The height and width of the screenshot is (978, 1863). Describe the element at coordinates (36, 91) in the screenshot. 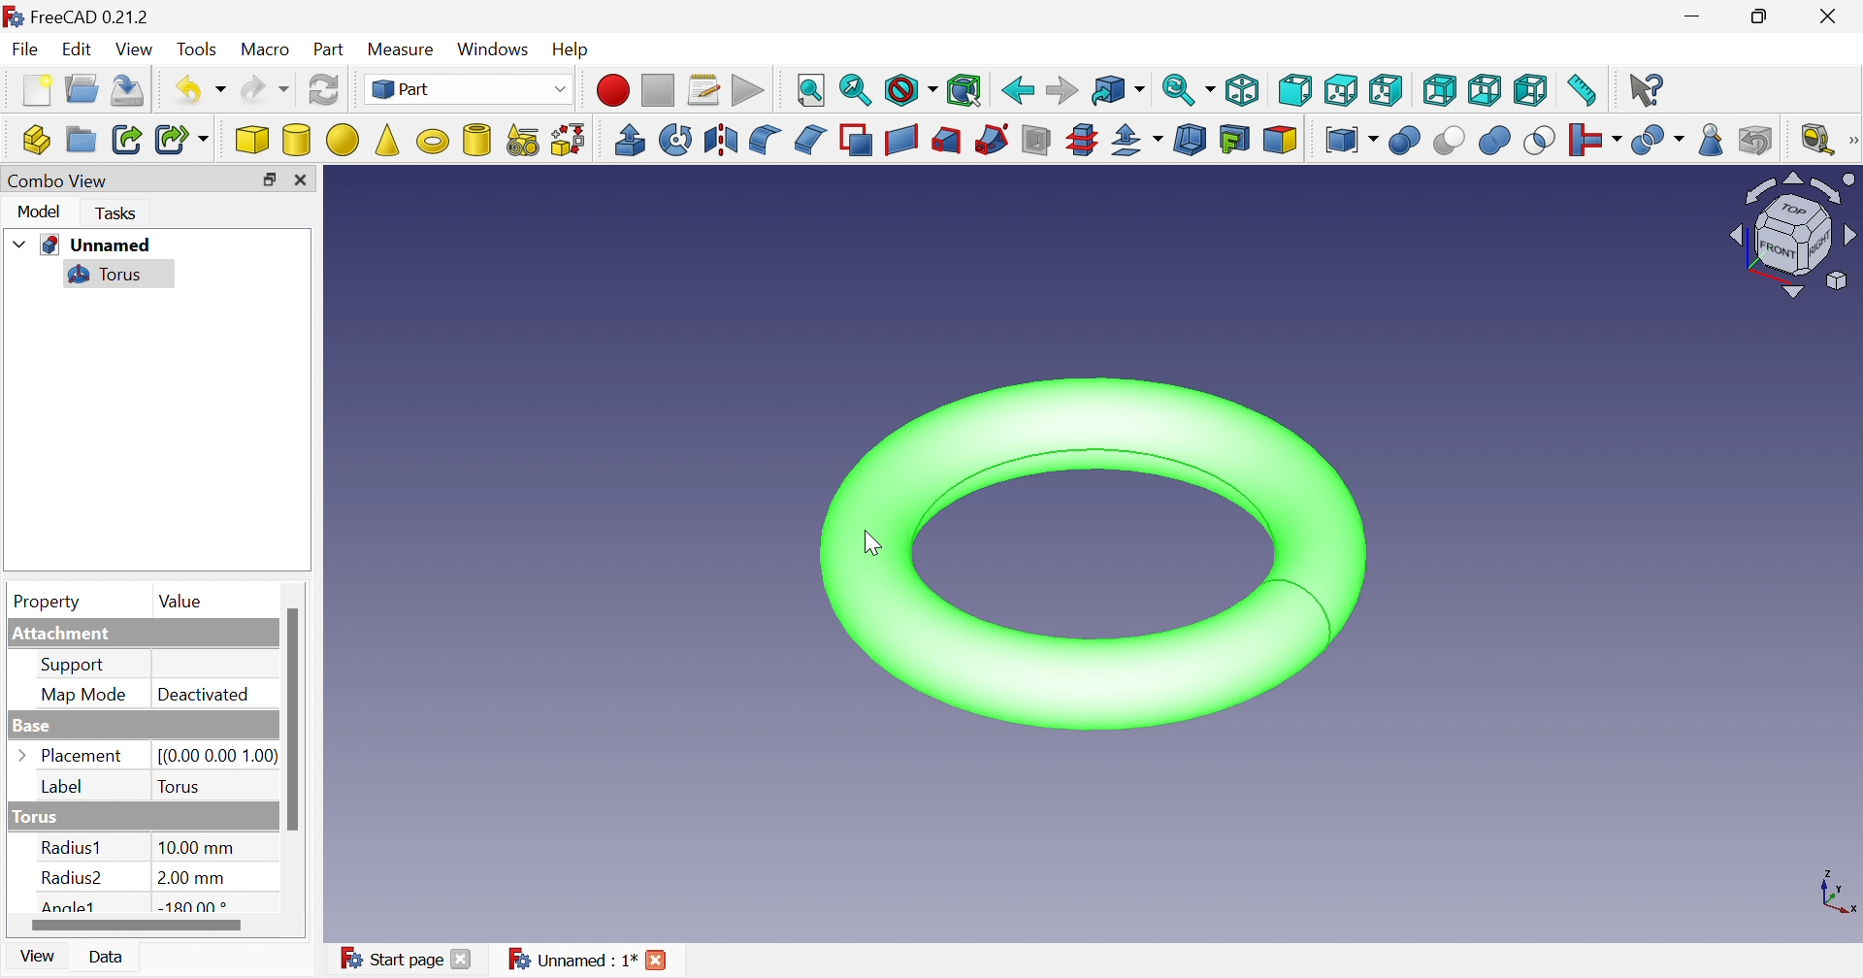

I see `New` at that location.